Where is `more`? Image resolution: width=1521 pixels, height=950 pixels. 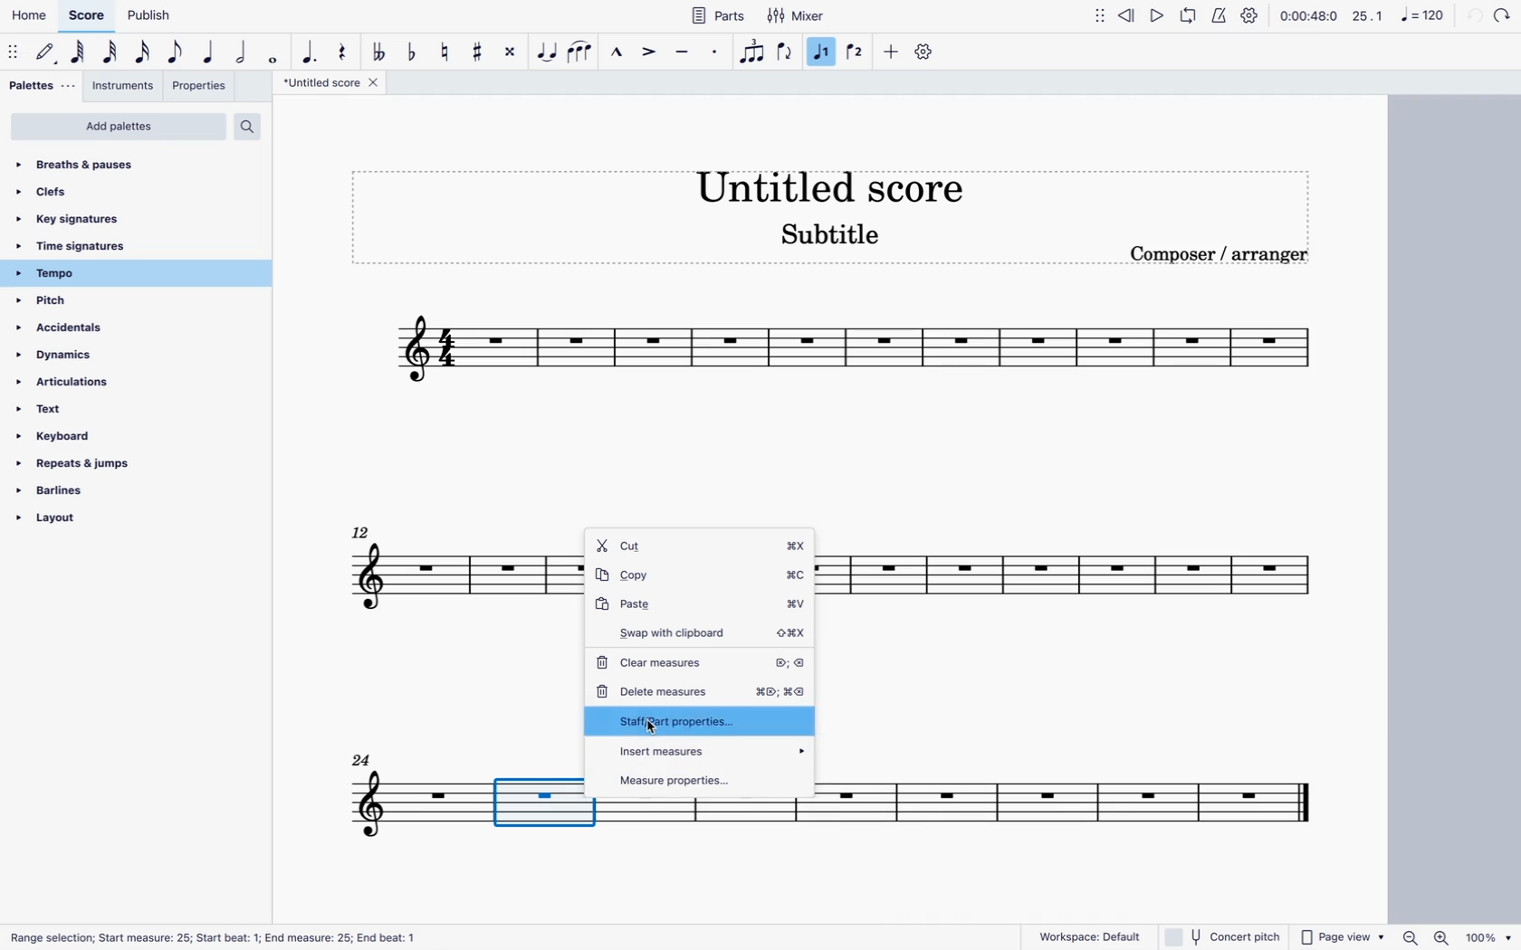
more is located at coordinates (893, 52).